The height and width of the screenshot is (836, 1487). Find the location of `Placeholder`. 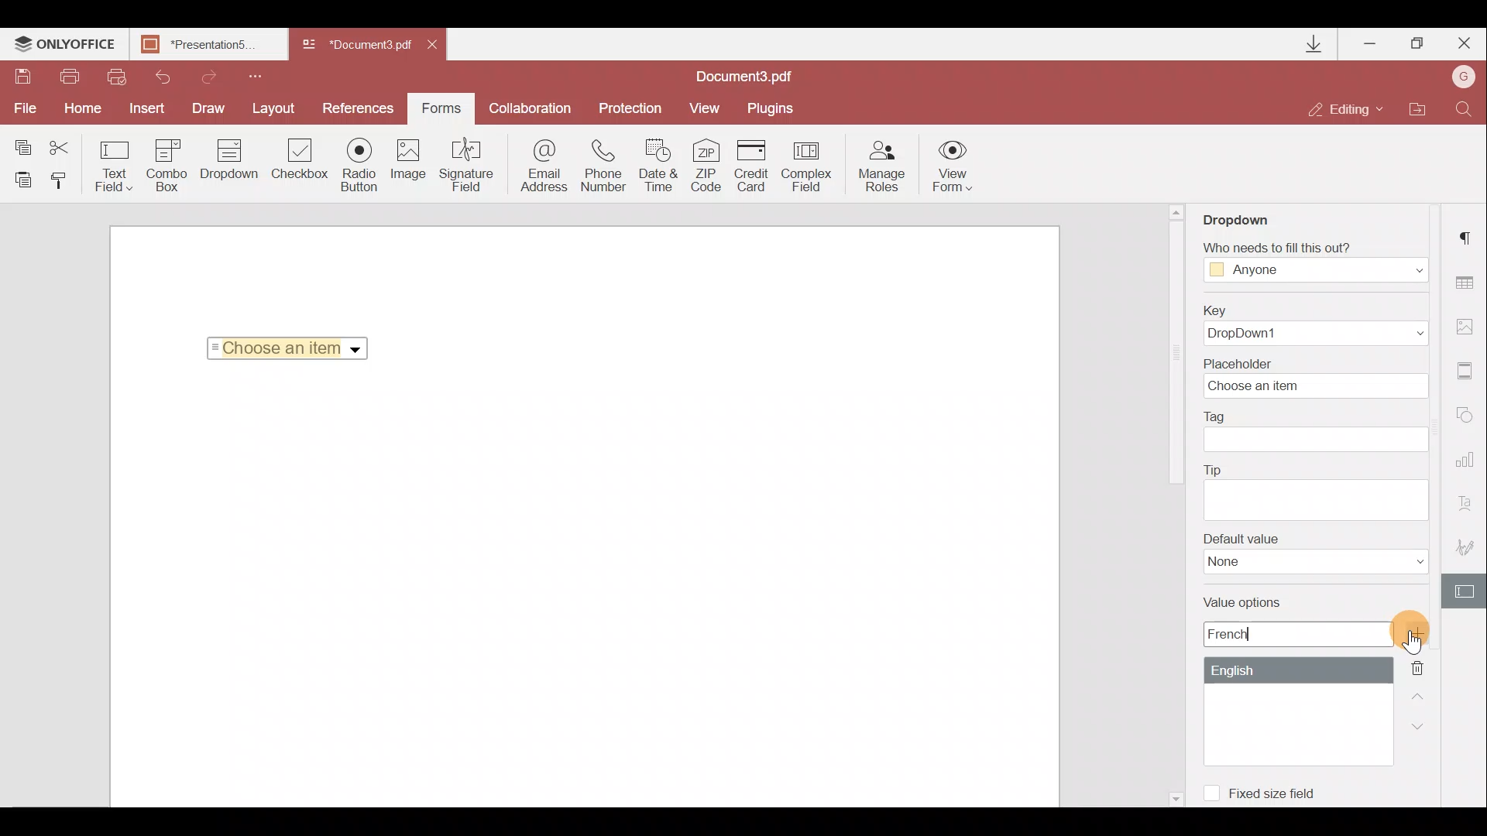

Placeholder is located at coordinates (1320, 377).